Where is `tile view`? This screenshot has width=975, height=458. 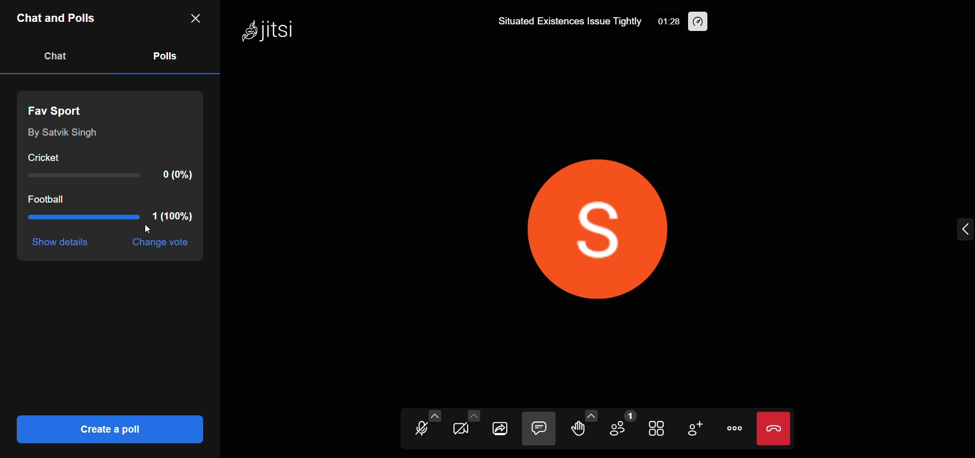
tile view is located at coordinates (657, 428).